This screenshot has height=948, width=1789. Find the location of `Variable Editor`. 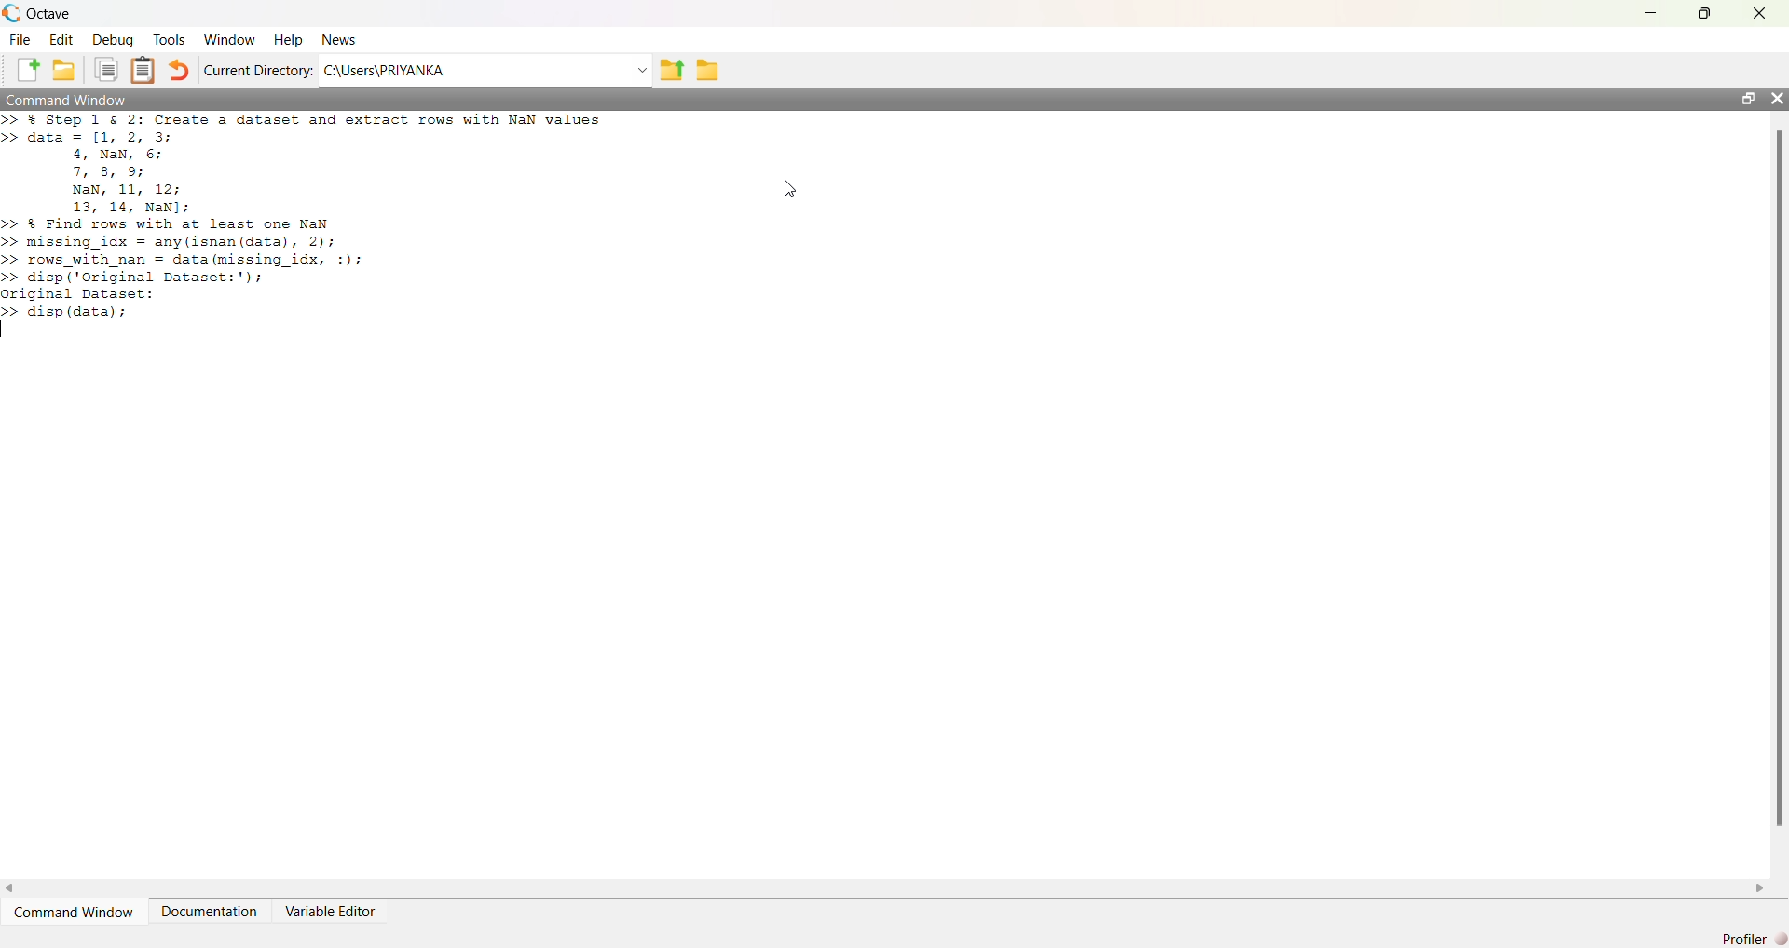

Variable Editor is located at coordinates (329, 912).